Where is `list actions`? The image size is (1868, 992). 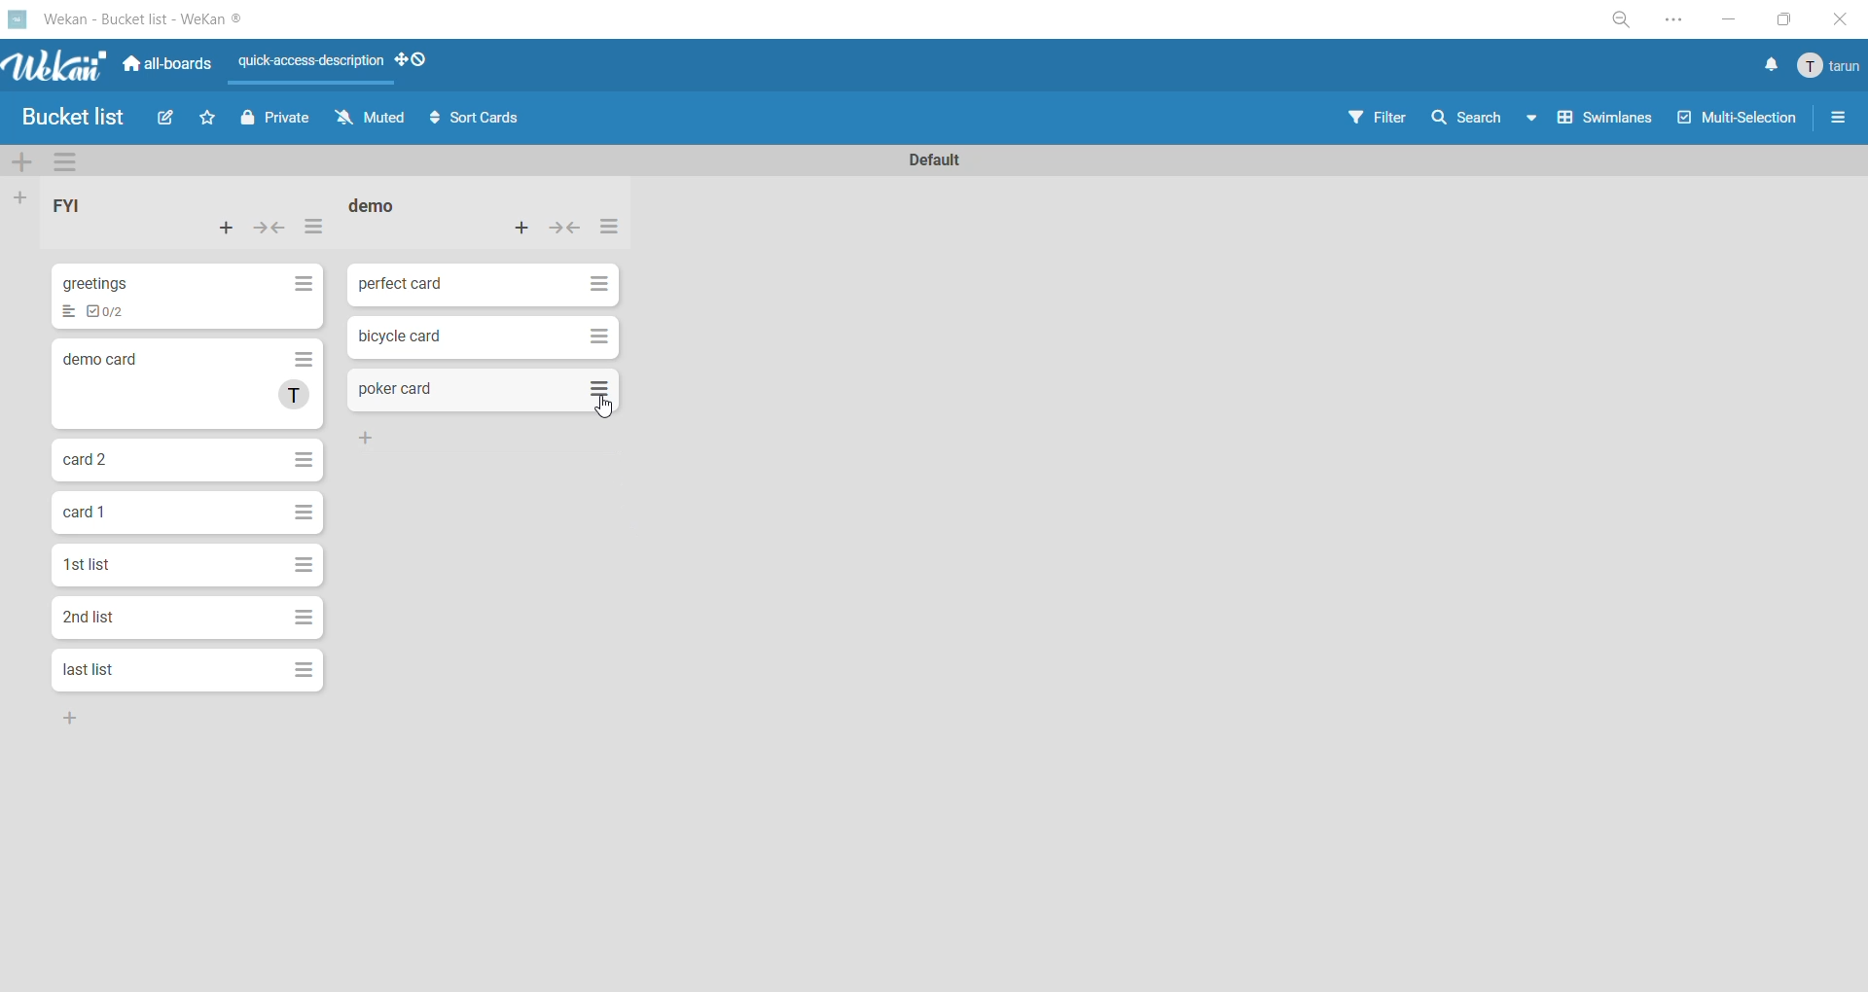
list actions is located at coordinates (606, 229).